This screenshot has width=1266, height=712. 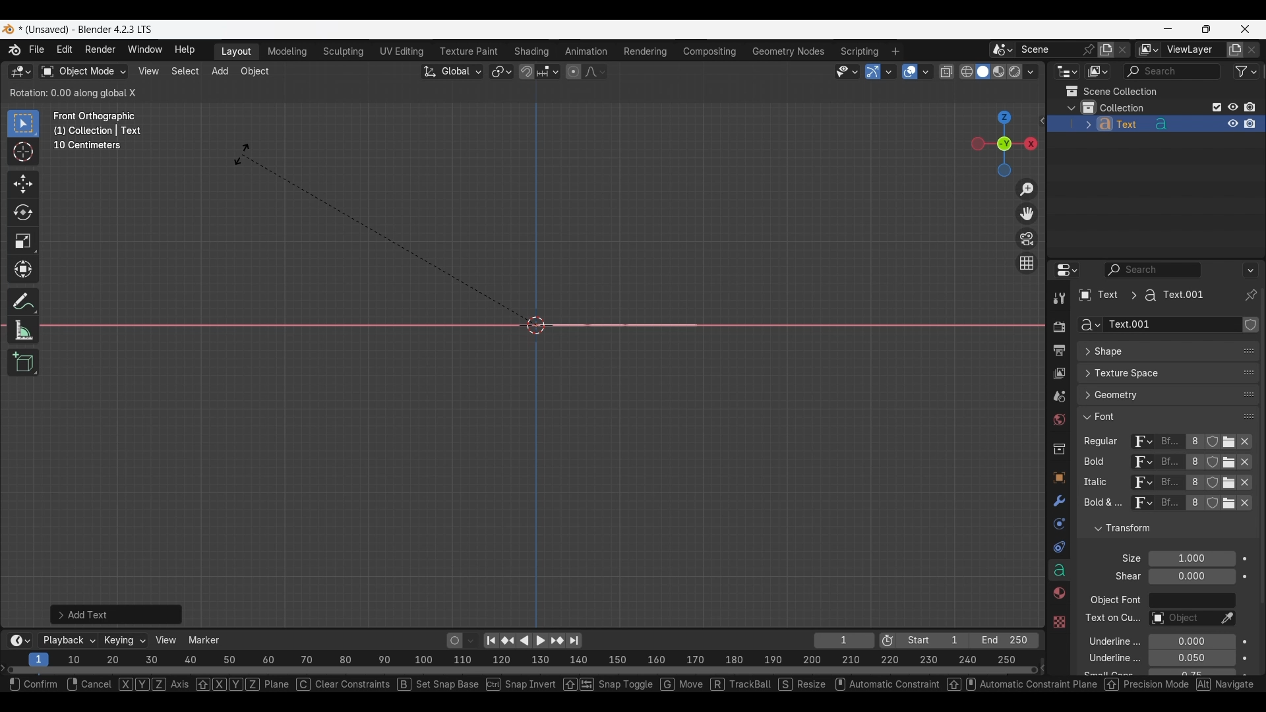 What do you see at coordinates (1246, 28) in the screenshot?
I see `Close interface` at bounding box center [1246, 28].